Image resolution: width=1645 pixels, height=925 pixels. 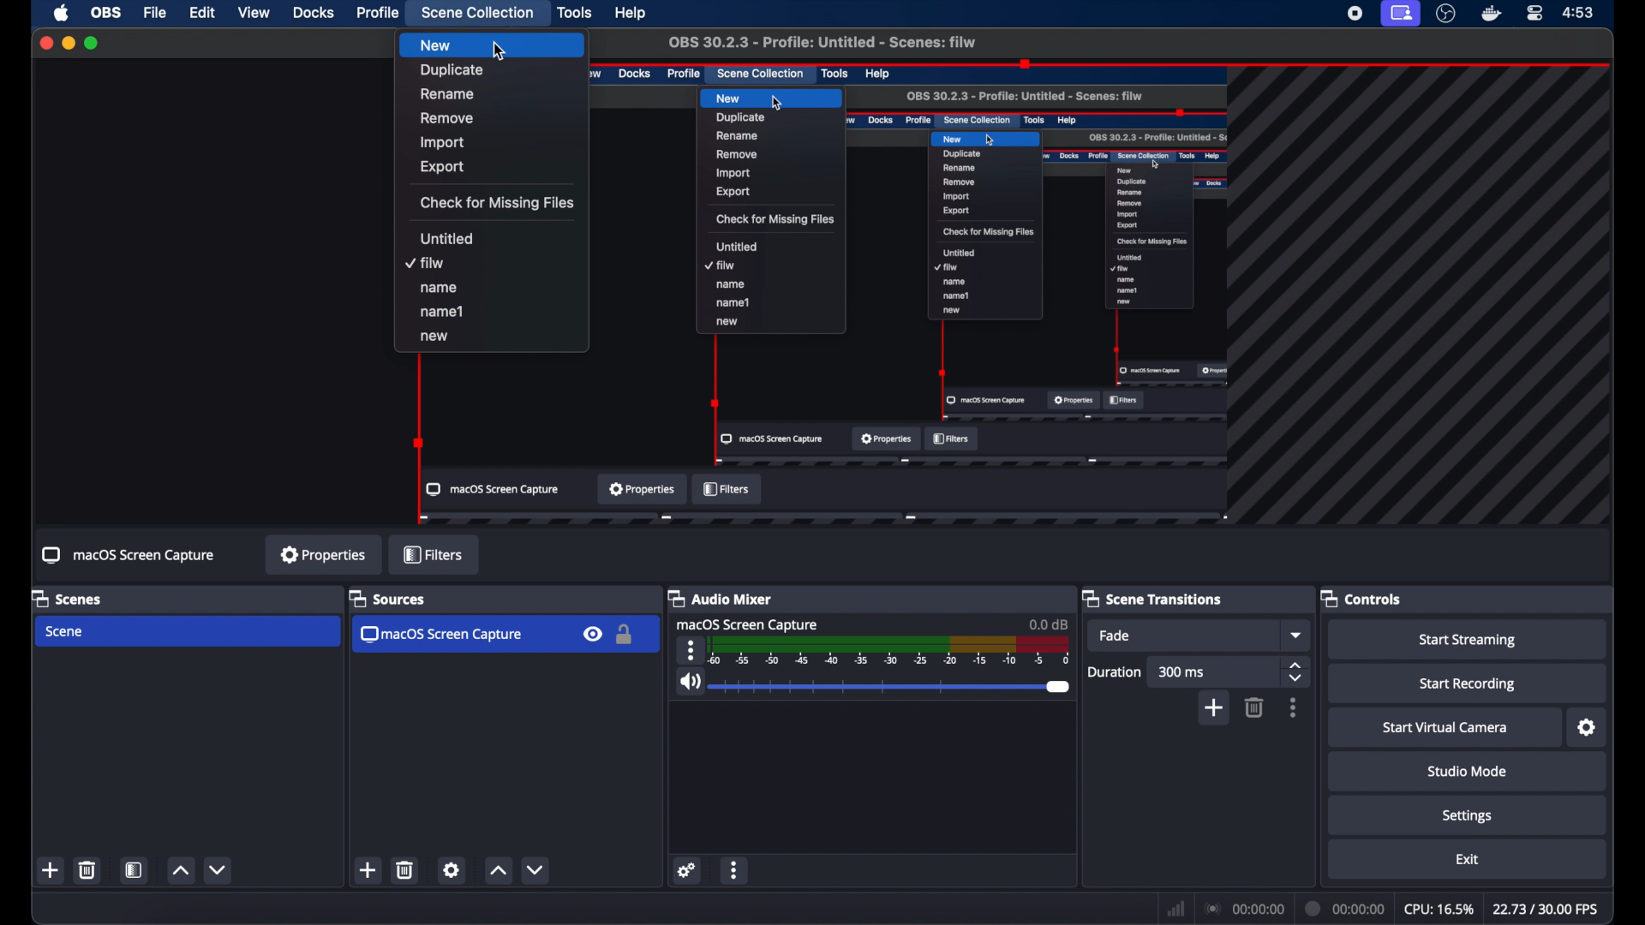 What do you see at coordinates (451, 70) in the screenshot?
I see `duplicate` at bounding box center [451, 70].